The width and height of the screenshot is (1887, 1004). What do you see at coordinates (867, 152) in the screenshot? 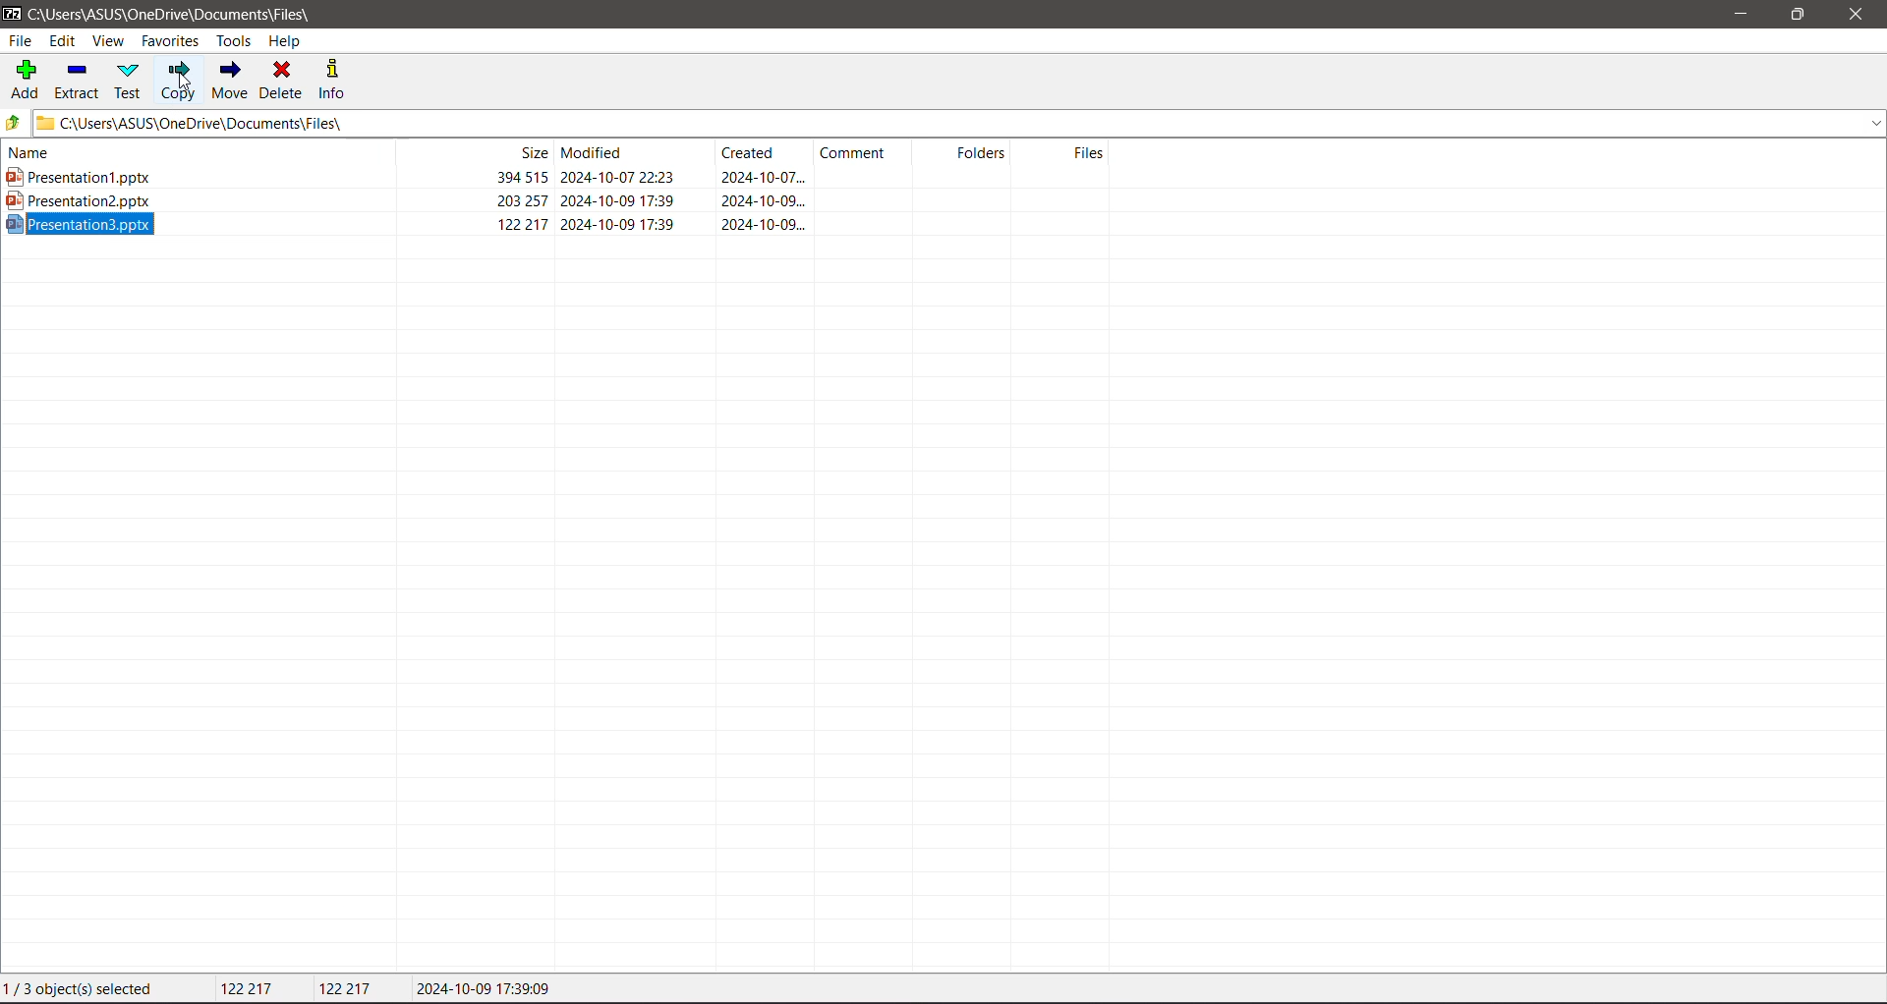
I see `Comment` at bounding box center [867, 152].